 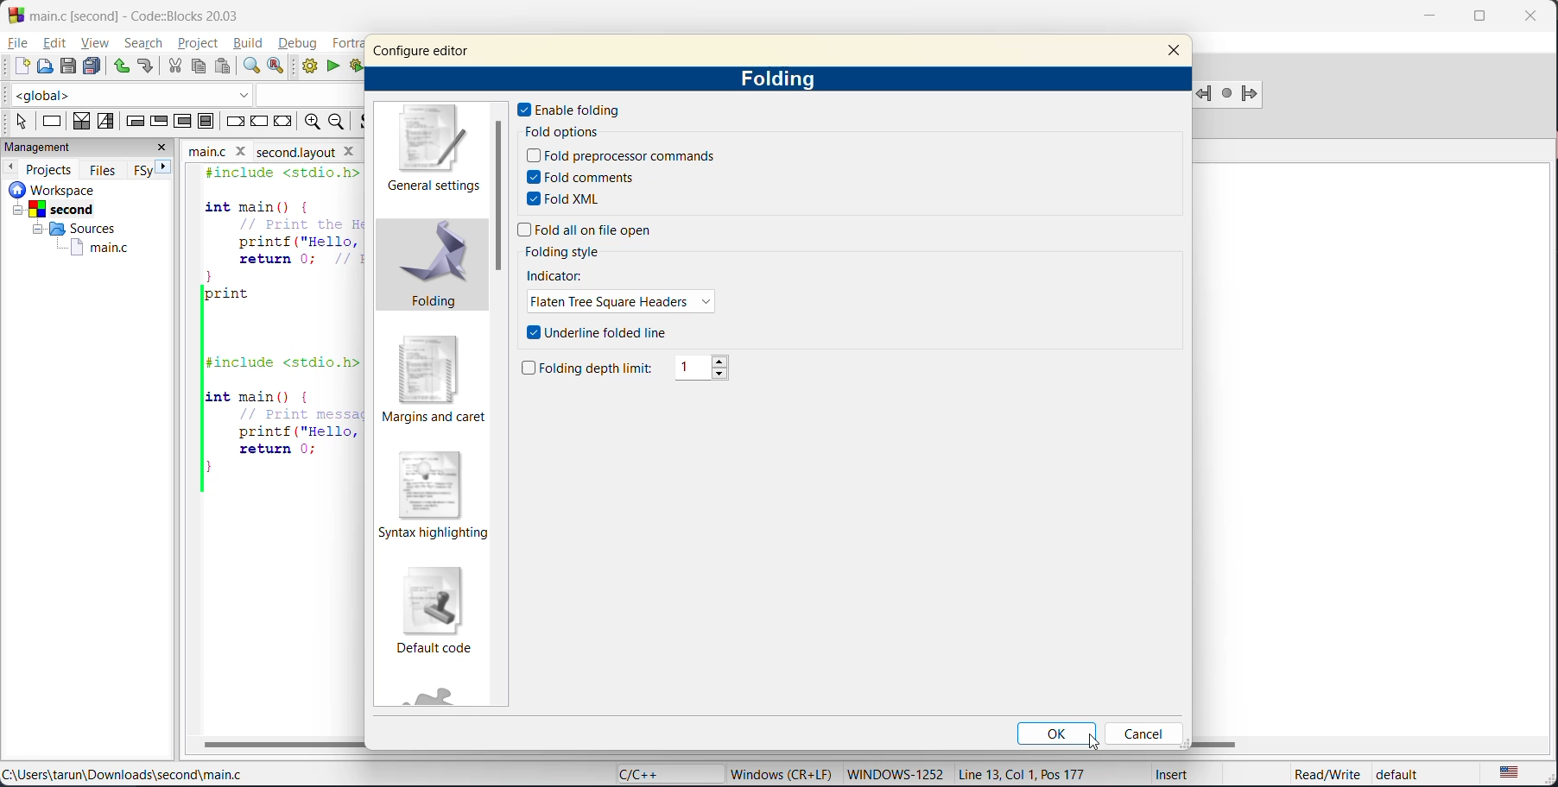 I want to click on build, so click(x=250, y=44).